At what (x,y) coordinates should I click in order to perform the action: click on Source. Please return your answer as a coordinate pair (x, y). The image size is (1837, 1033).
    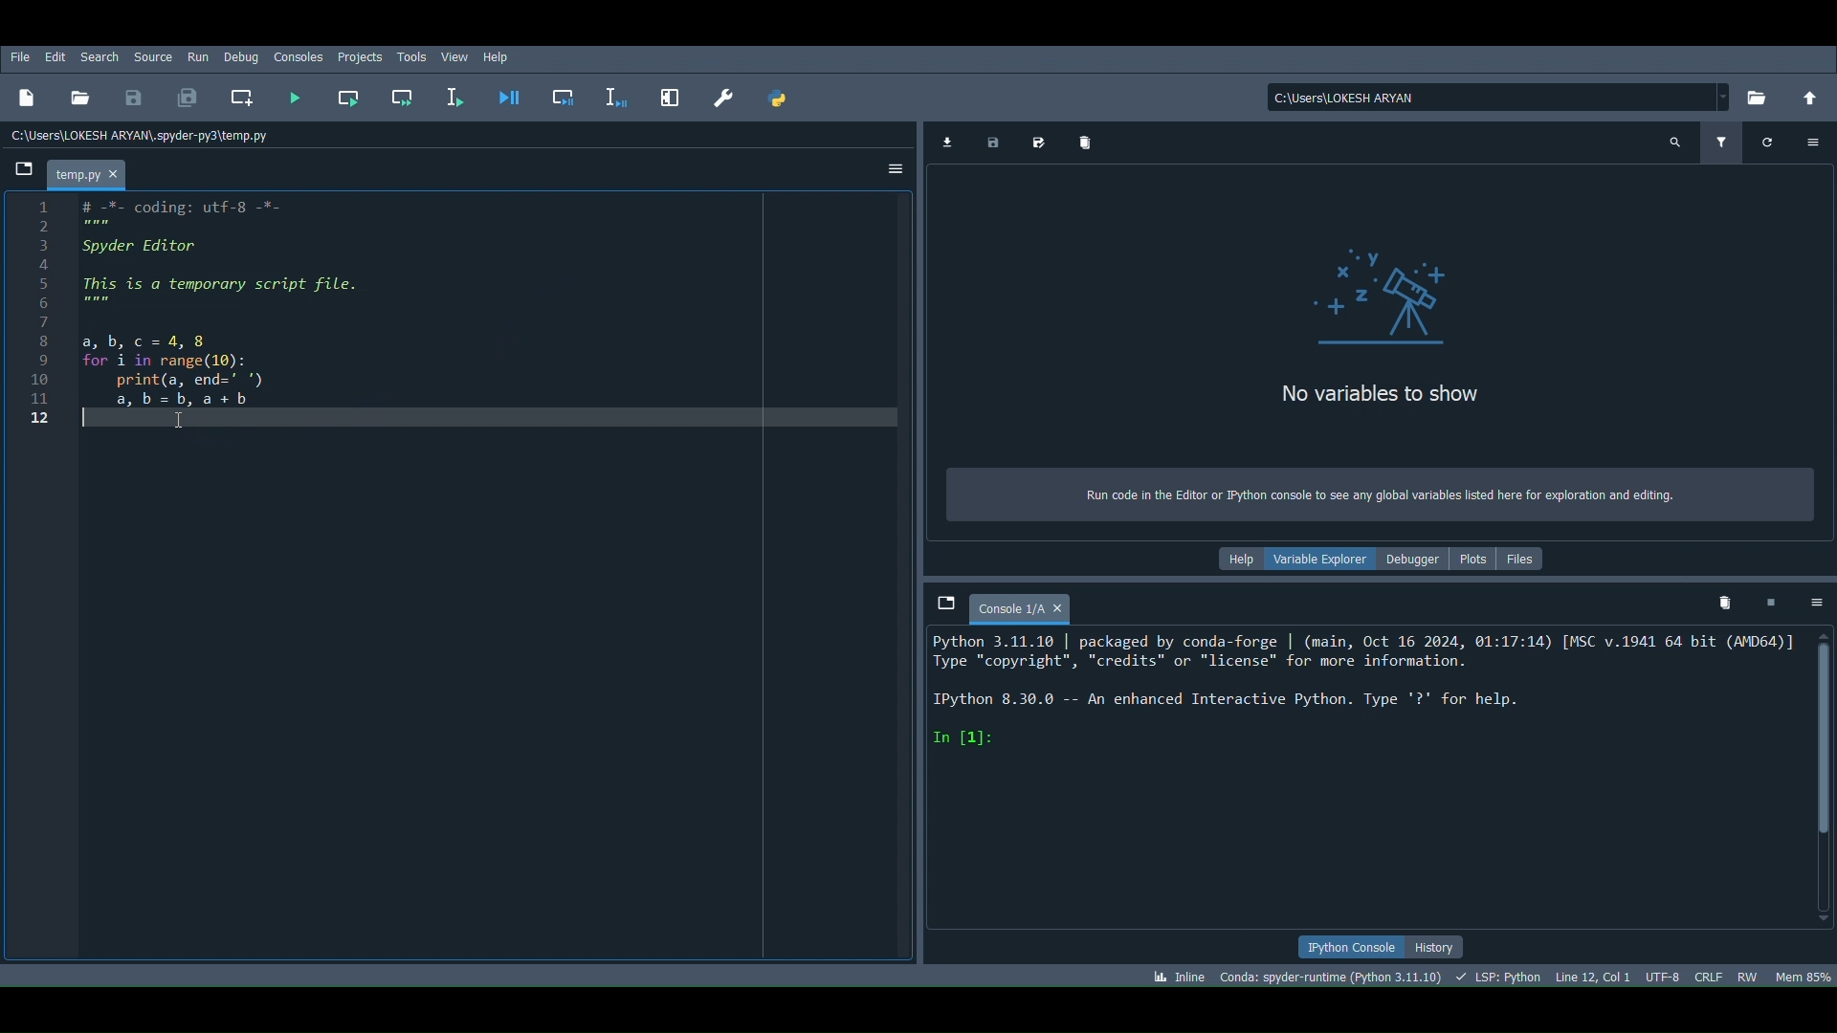
    Looking at the image, I should click on (155, 58).